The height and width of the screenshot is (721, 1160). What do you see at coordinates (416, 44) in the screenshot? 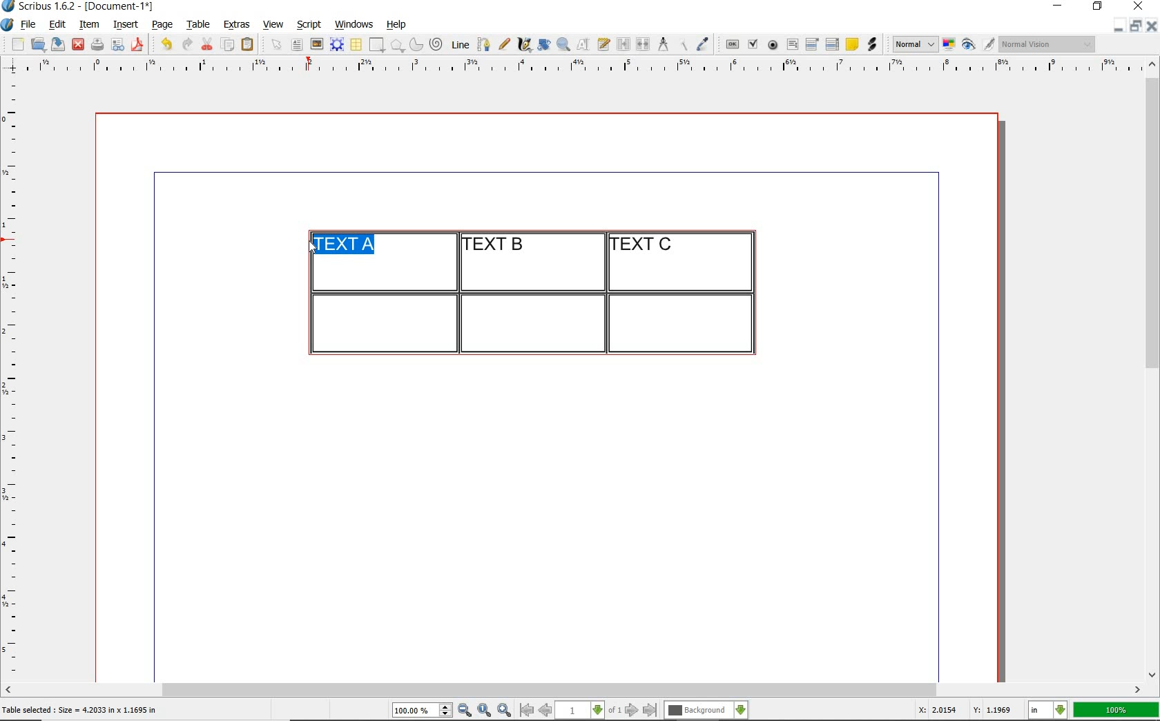
I see `arc` at bounding box center [416, 44].